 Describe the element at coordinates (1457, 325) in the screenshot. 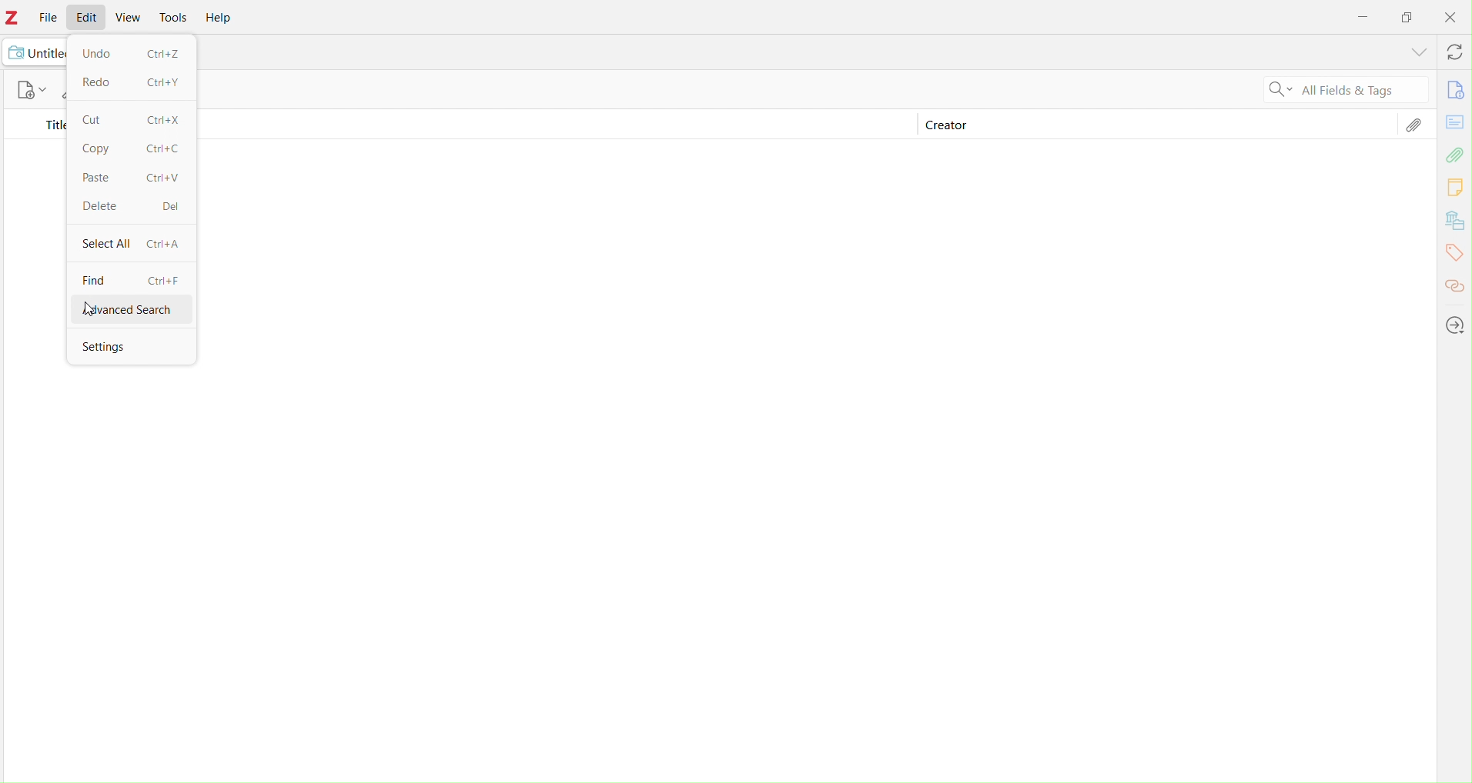

I see `Locate` at that location.